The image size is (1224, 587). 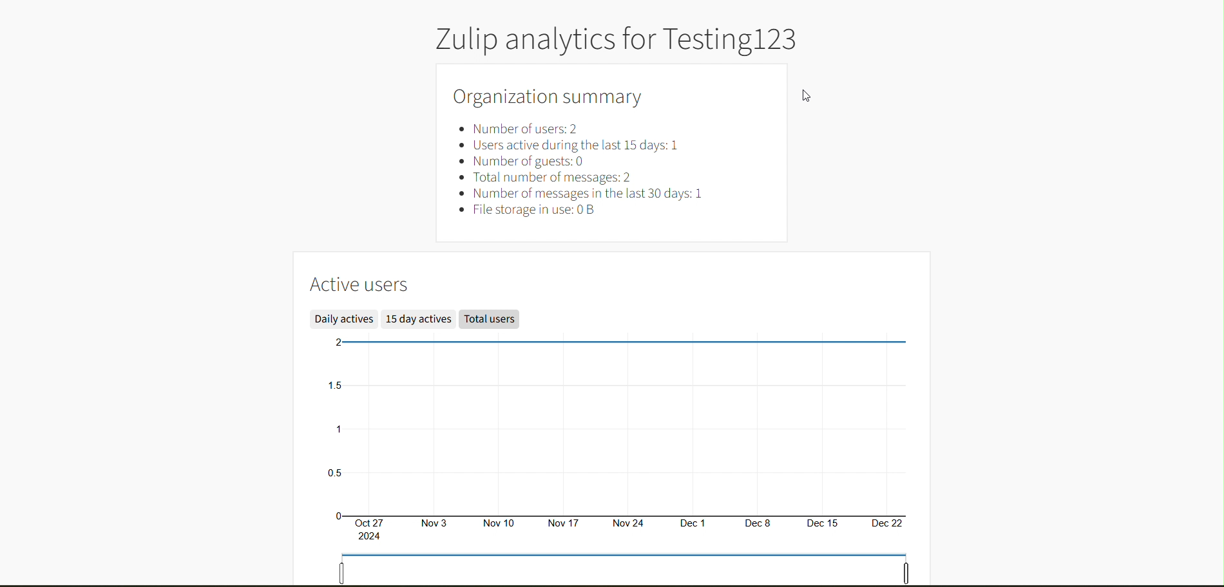 I want to click on Number of users: 2, so click(x=532, y=129).